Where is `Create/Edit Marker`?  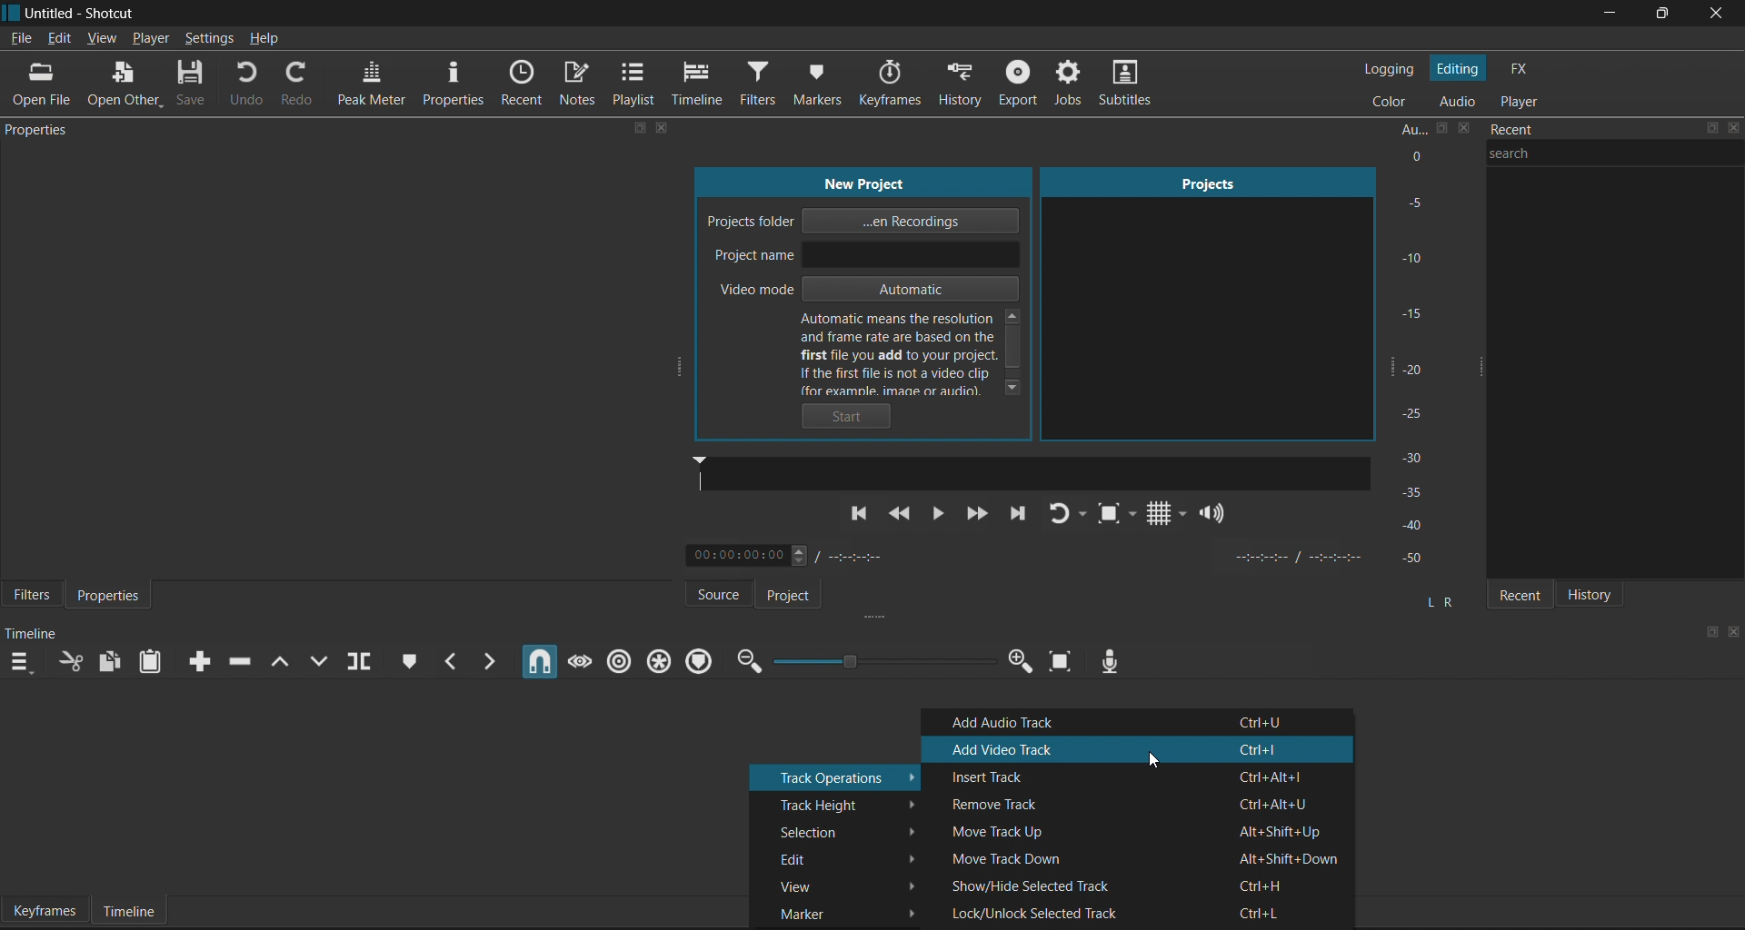
Create/Edit Marker is located at coordinates (404, 658).